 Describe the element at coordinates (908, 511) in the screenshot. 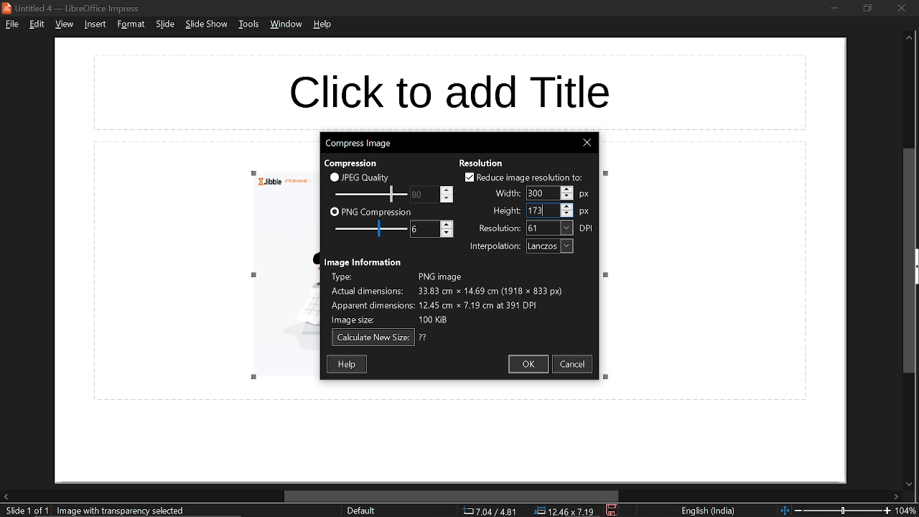

I see `current zoom` at that location.